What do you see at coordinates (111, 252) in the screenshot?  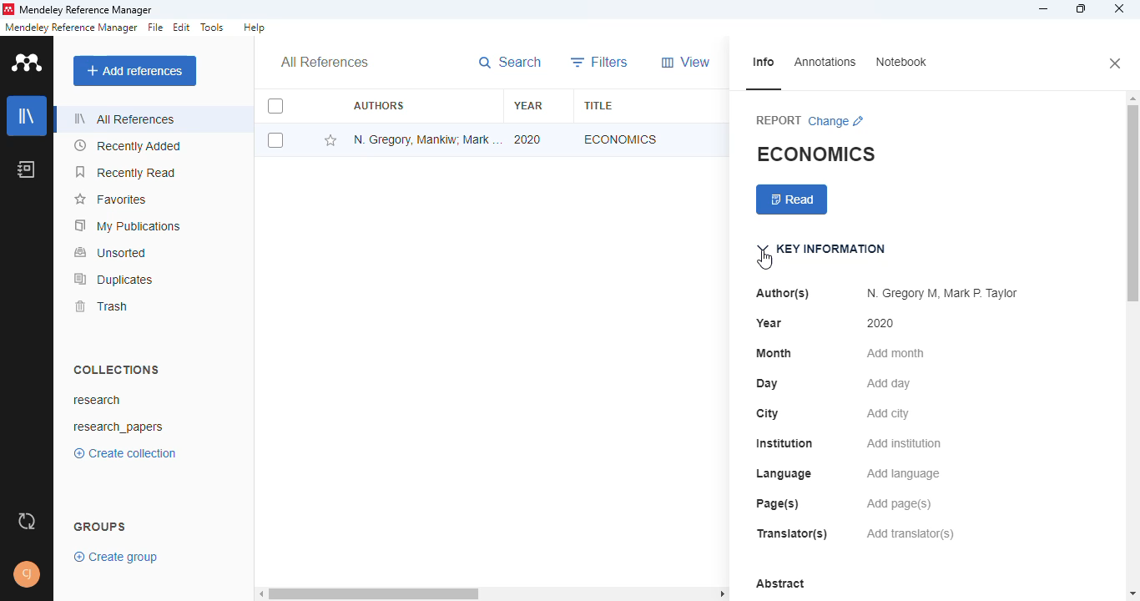 I see `unsorted` at bounding box center [111, 252].